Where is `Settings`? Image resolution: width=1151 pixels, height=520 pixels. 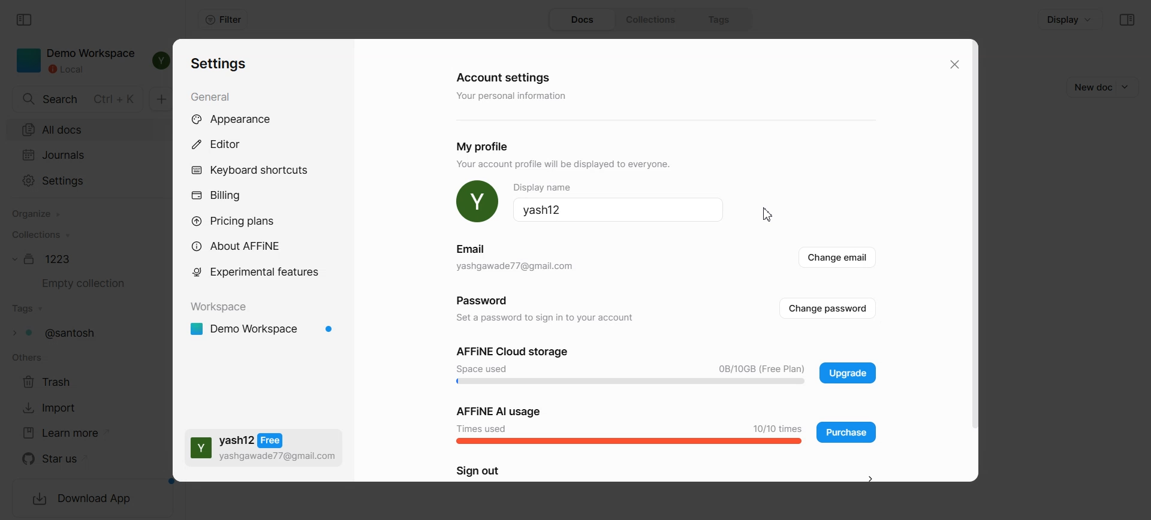
Settings is located at coordinates (79, 182).